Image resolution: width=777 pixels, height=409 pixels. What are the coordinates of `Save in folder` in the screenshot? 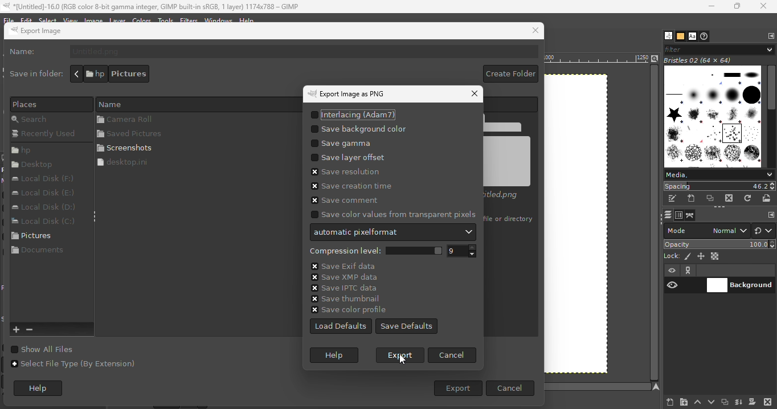 It's located at (34, 73).